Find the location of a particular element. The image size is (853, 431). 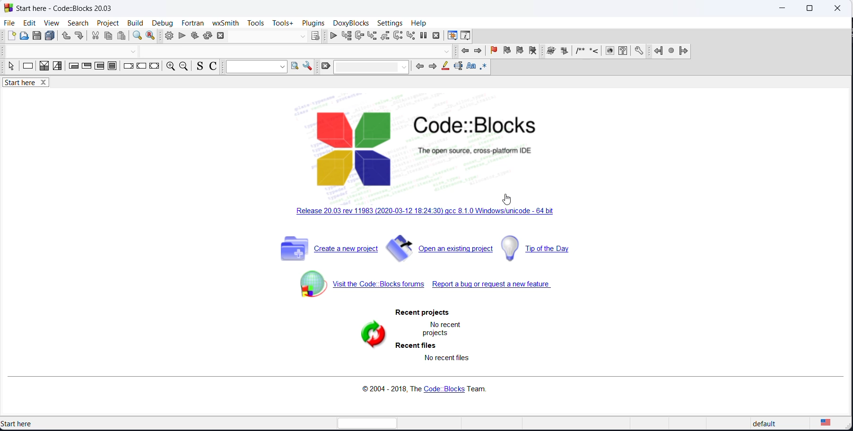

copy is located at coordinates (110, 37).